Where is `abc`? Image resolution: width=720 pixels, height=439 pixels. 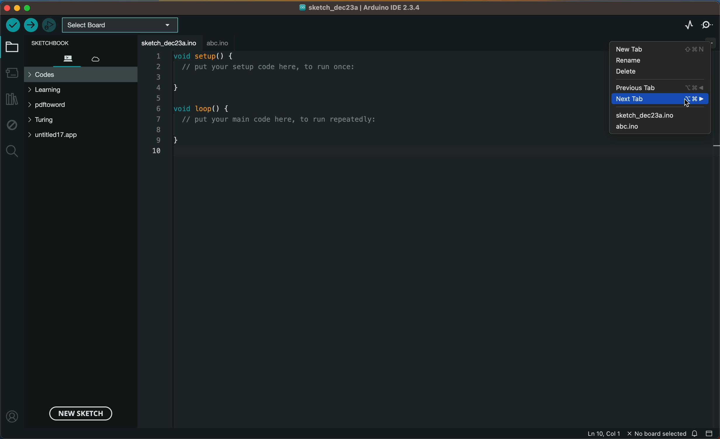 abc is located at coordinates (662, 126).